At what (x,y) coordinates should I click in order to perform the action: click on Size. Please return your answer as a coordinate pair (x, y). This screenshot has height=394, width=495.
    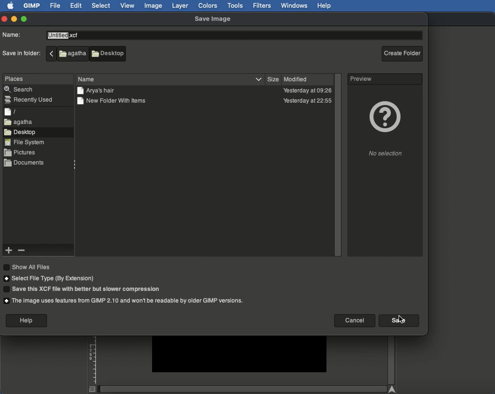
    Looking at the image, I should click on (273, 79).